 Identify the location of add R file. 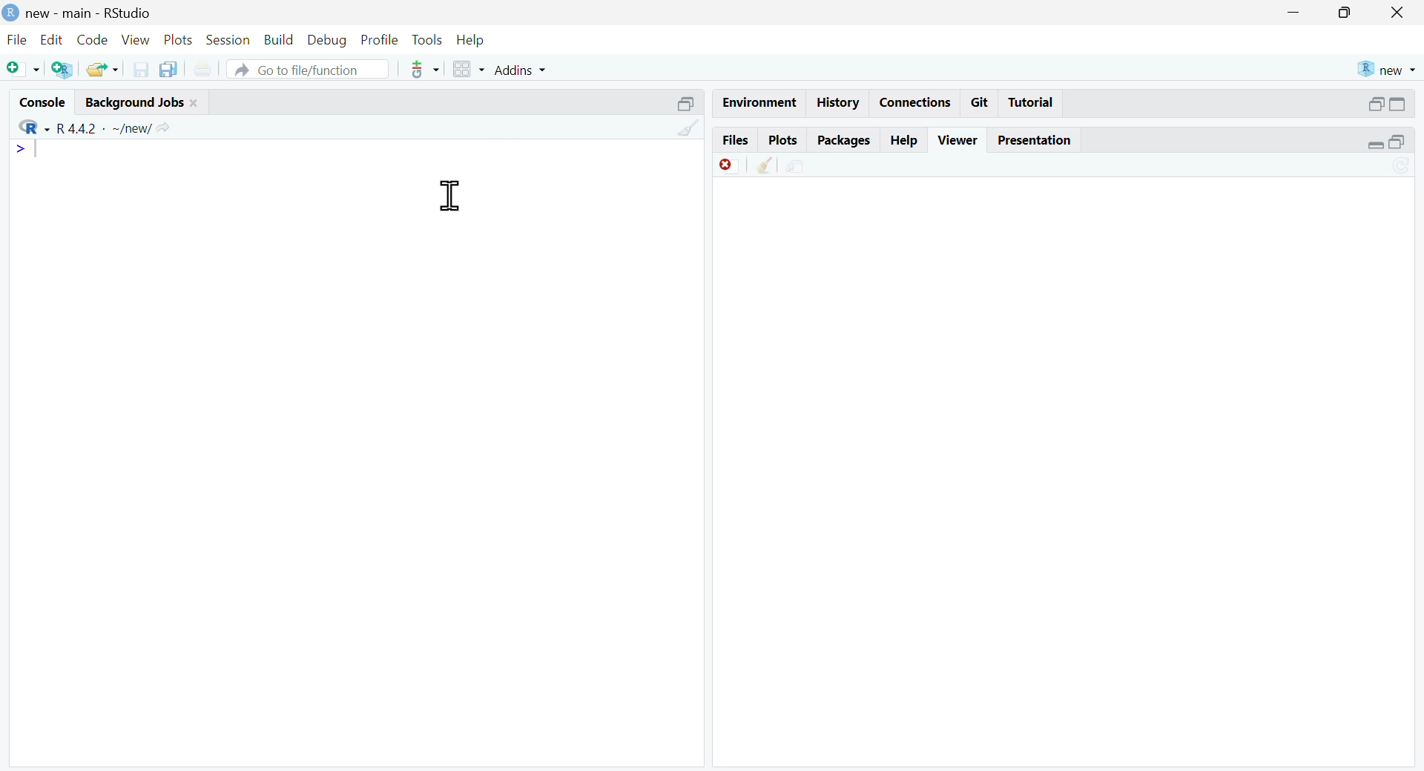
(64, 68).